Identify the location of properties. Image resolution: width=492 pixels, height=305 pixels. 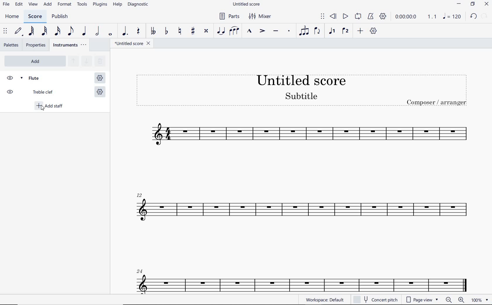
(35, 45).